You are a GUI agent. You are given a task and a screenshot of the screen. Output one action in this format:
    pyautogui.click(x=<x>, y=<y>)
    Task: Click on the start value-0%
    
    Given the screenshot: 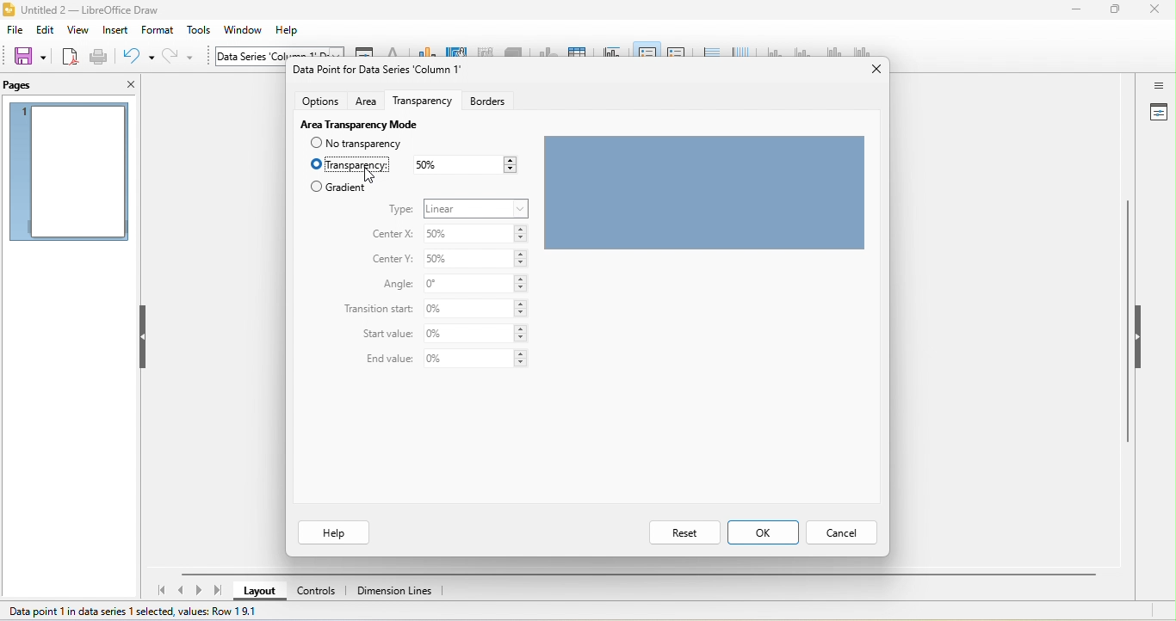 What is the action you would take?
    pyautogui.click(x=474, y=333)
    